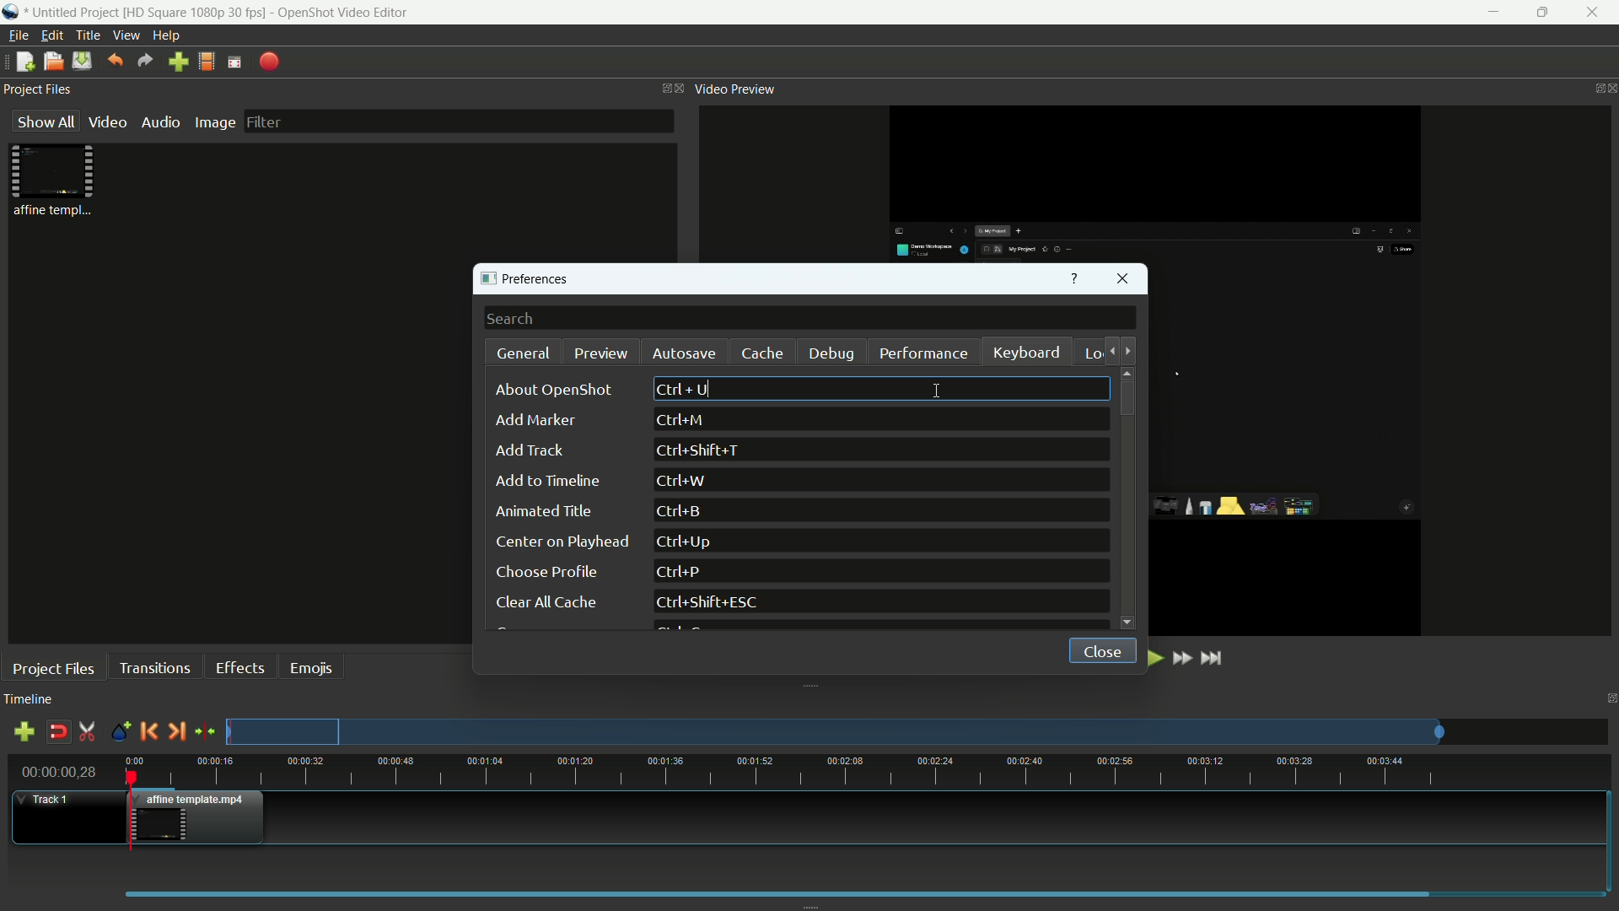 Image resolution: width=1619 pixels, height=911 pixels. Describe the element at coordinates (528, 450) in the screenshot. I see `dd track` at that location.